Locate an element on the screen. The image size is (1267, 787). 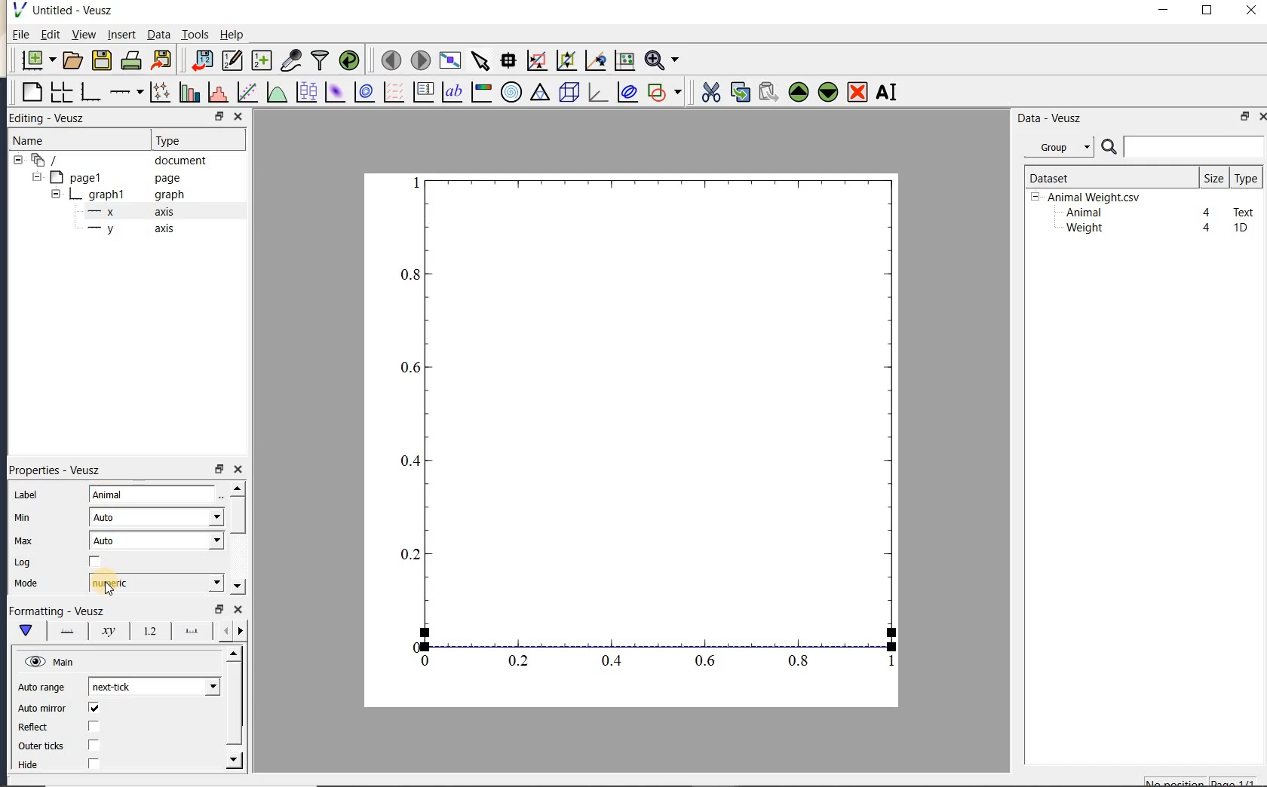
cut the selected widget is located at coordinates (710, 93).